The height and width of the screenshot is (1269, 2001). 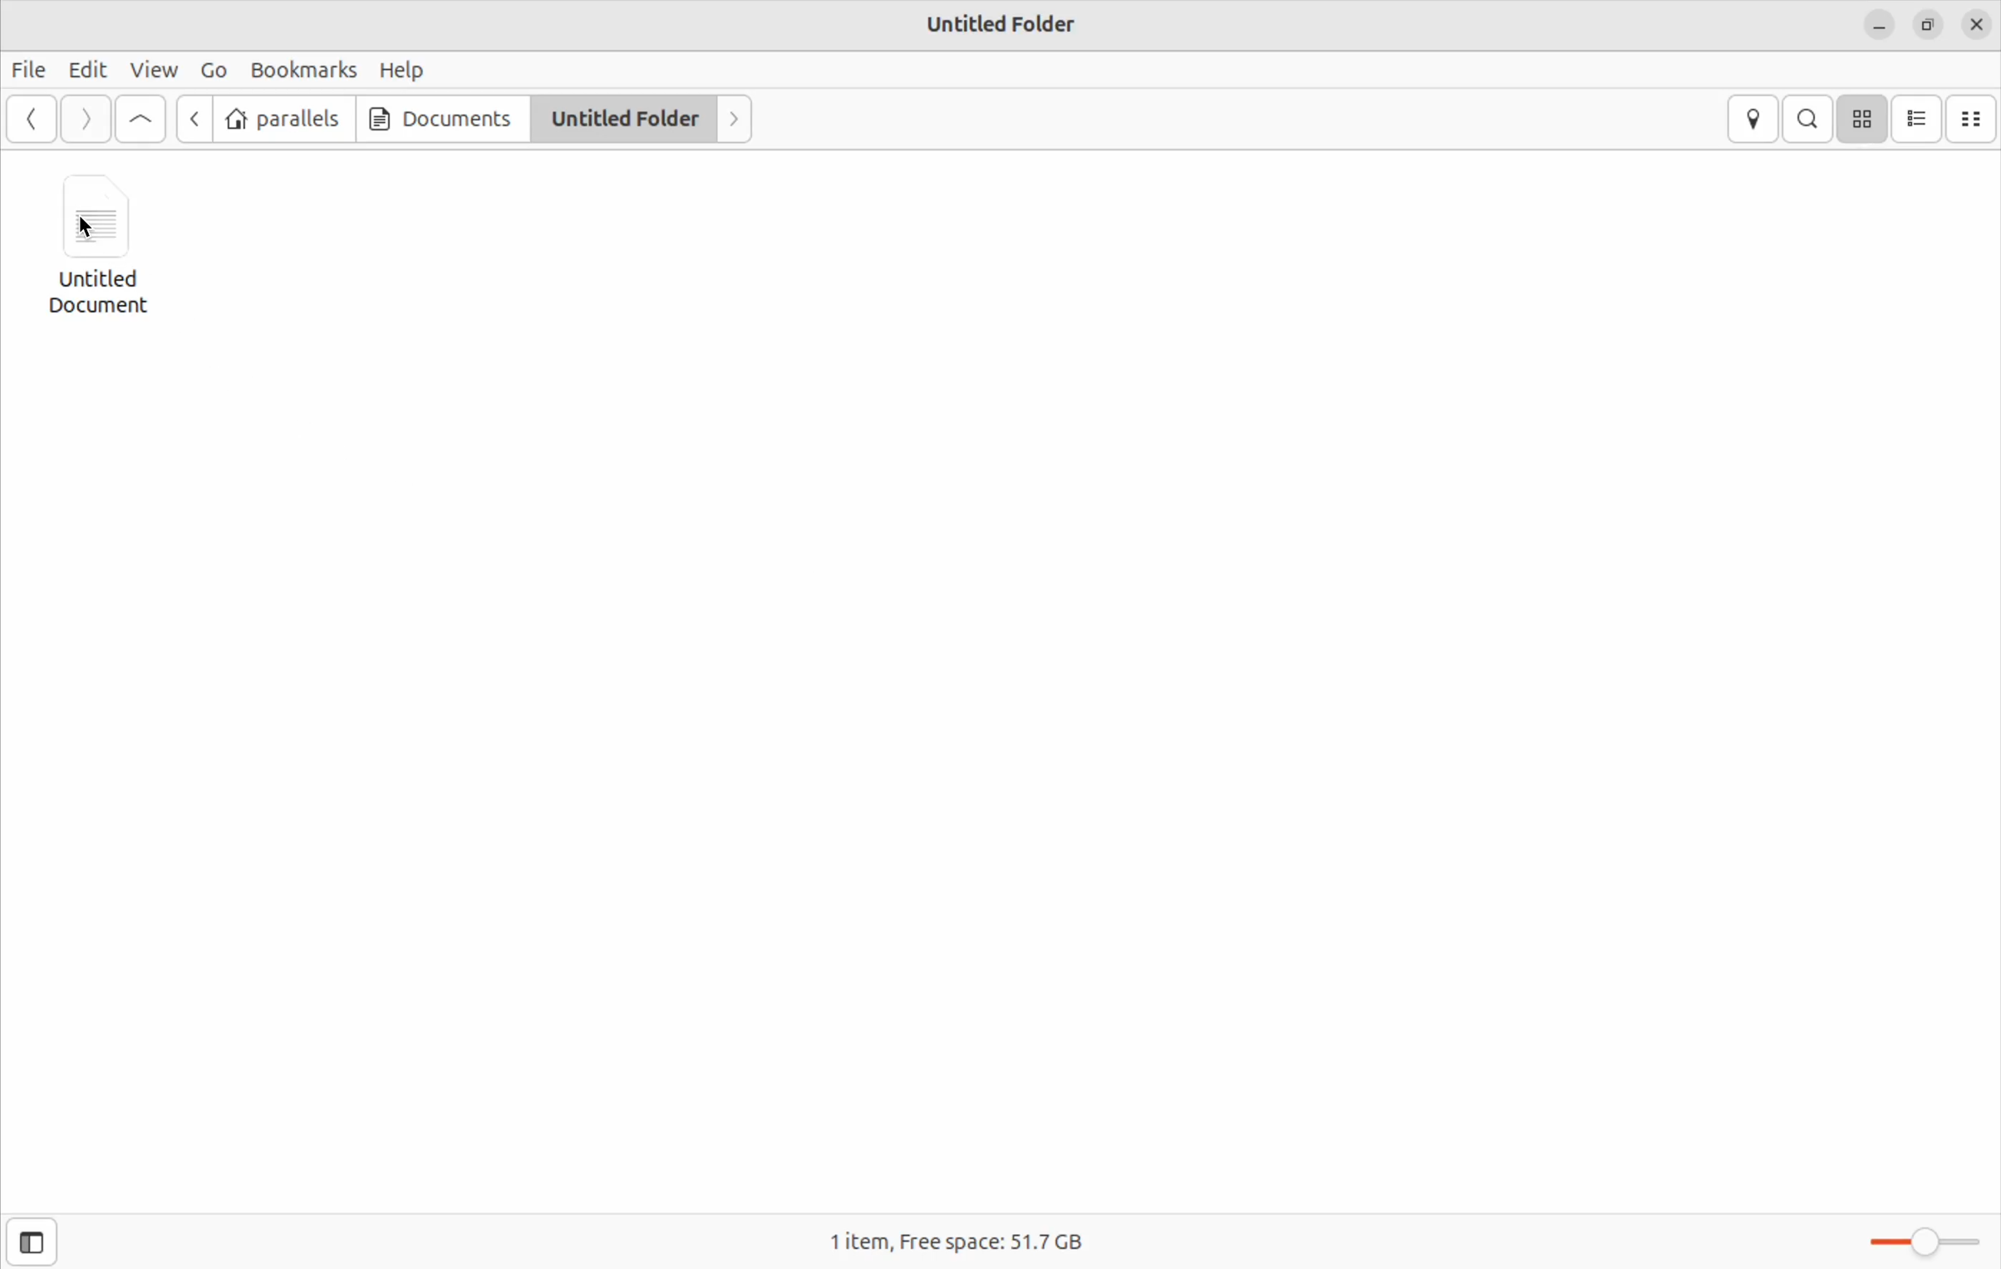 I want to click on minimize, so click(x=1881, y=30).